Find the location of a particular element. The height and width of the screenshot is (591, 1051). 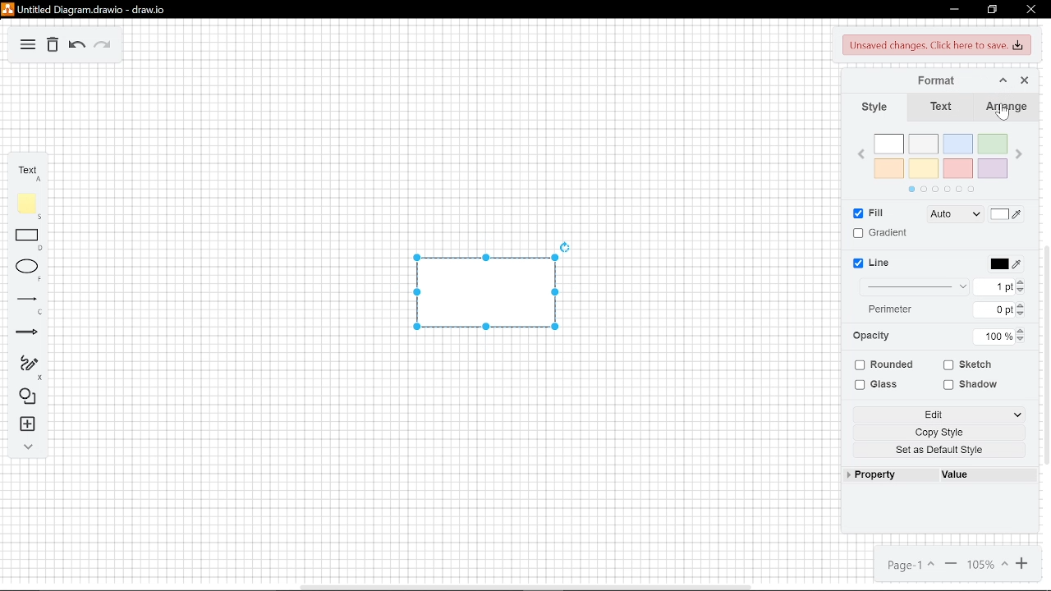

diagram is located at coordinates (30, 47).